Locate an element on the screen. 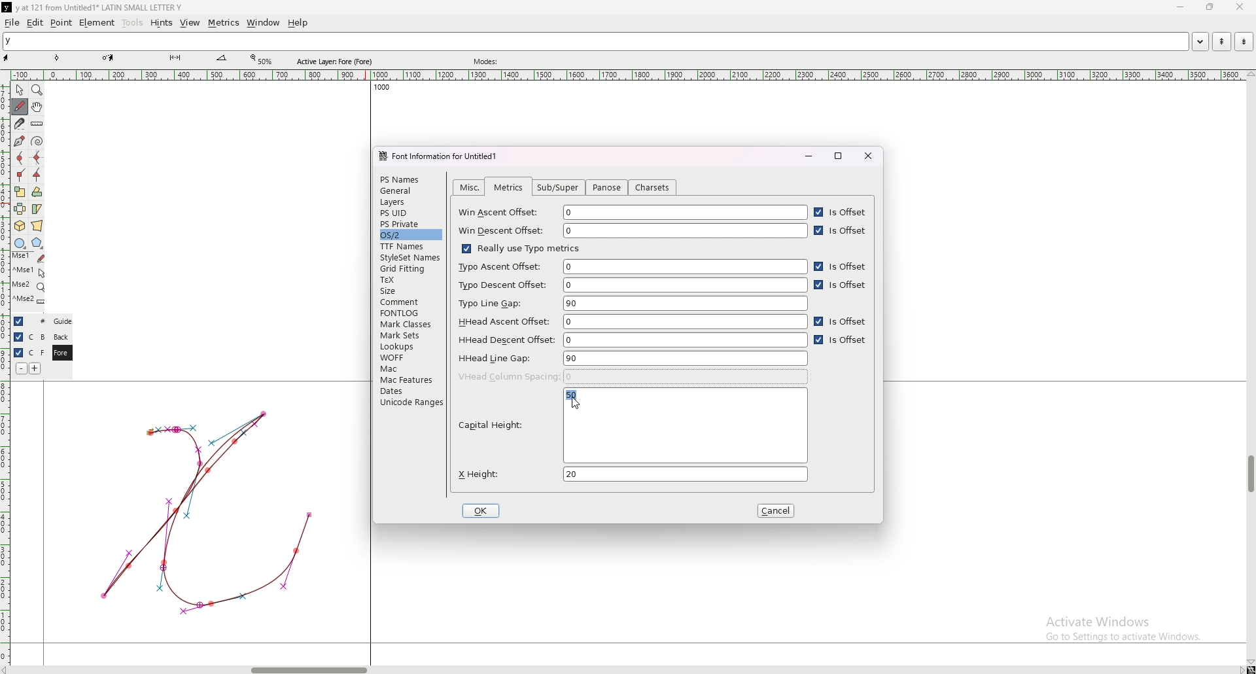  scale the selection is located at coordinates (20, 192).